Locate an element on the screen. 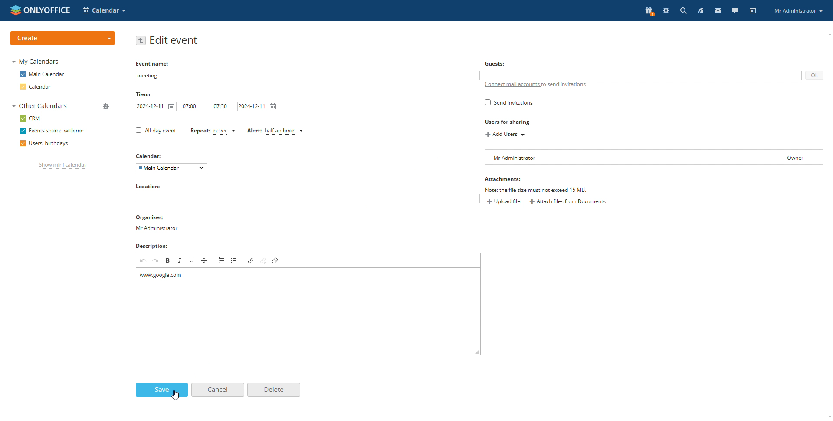 This screenshot has height=421, width=833. crm is located at coordinates (30, 118).